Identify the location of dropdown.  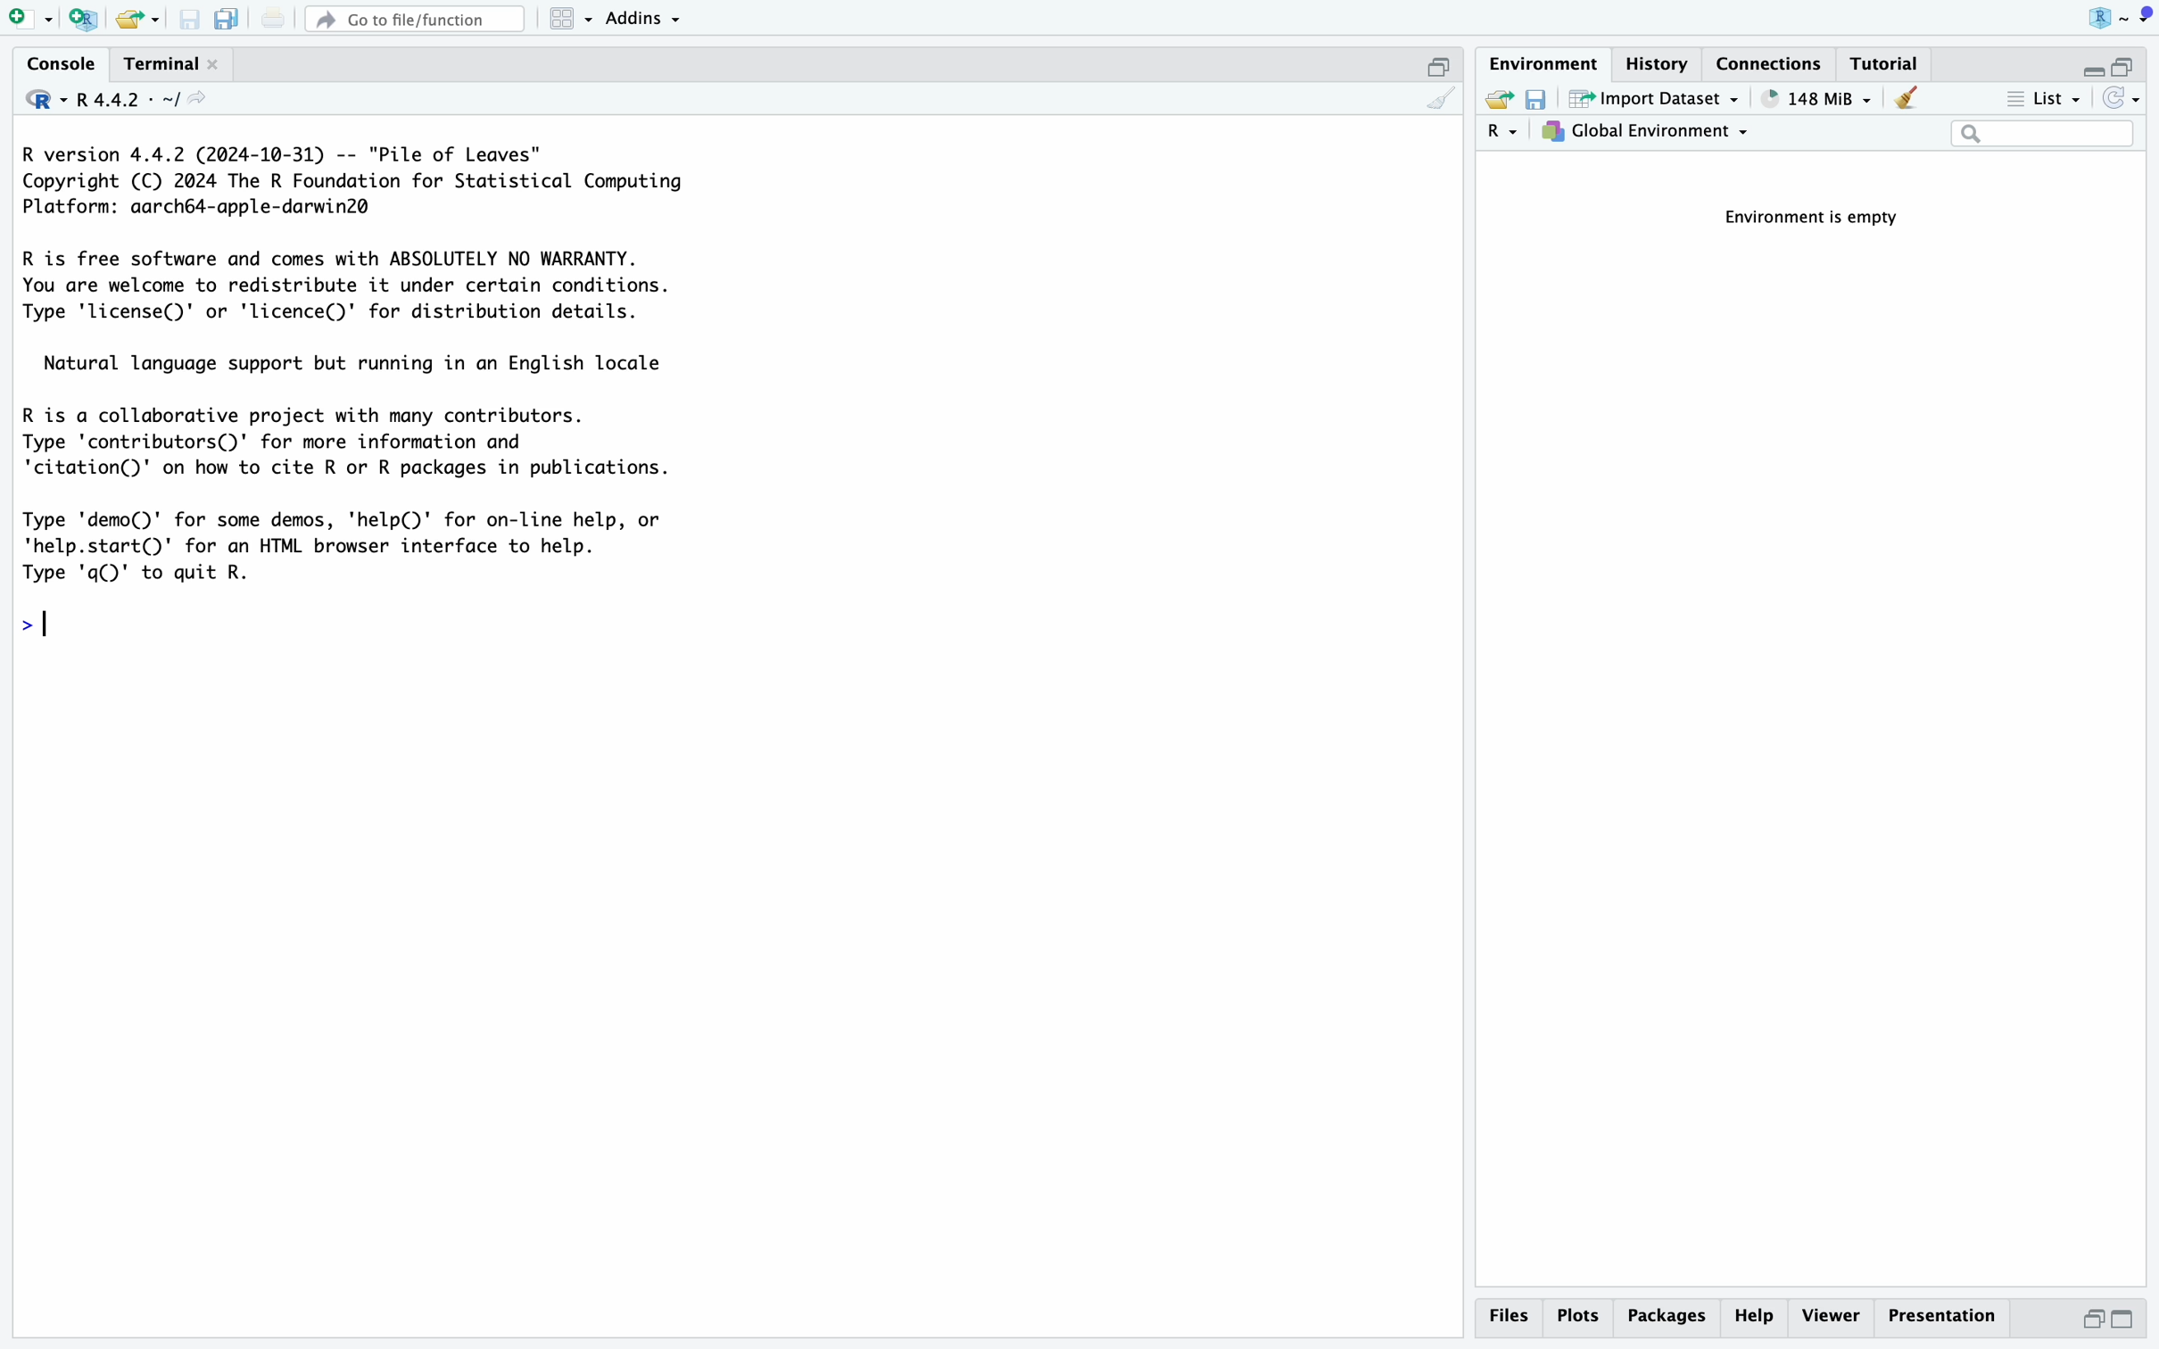
(2143, 16).